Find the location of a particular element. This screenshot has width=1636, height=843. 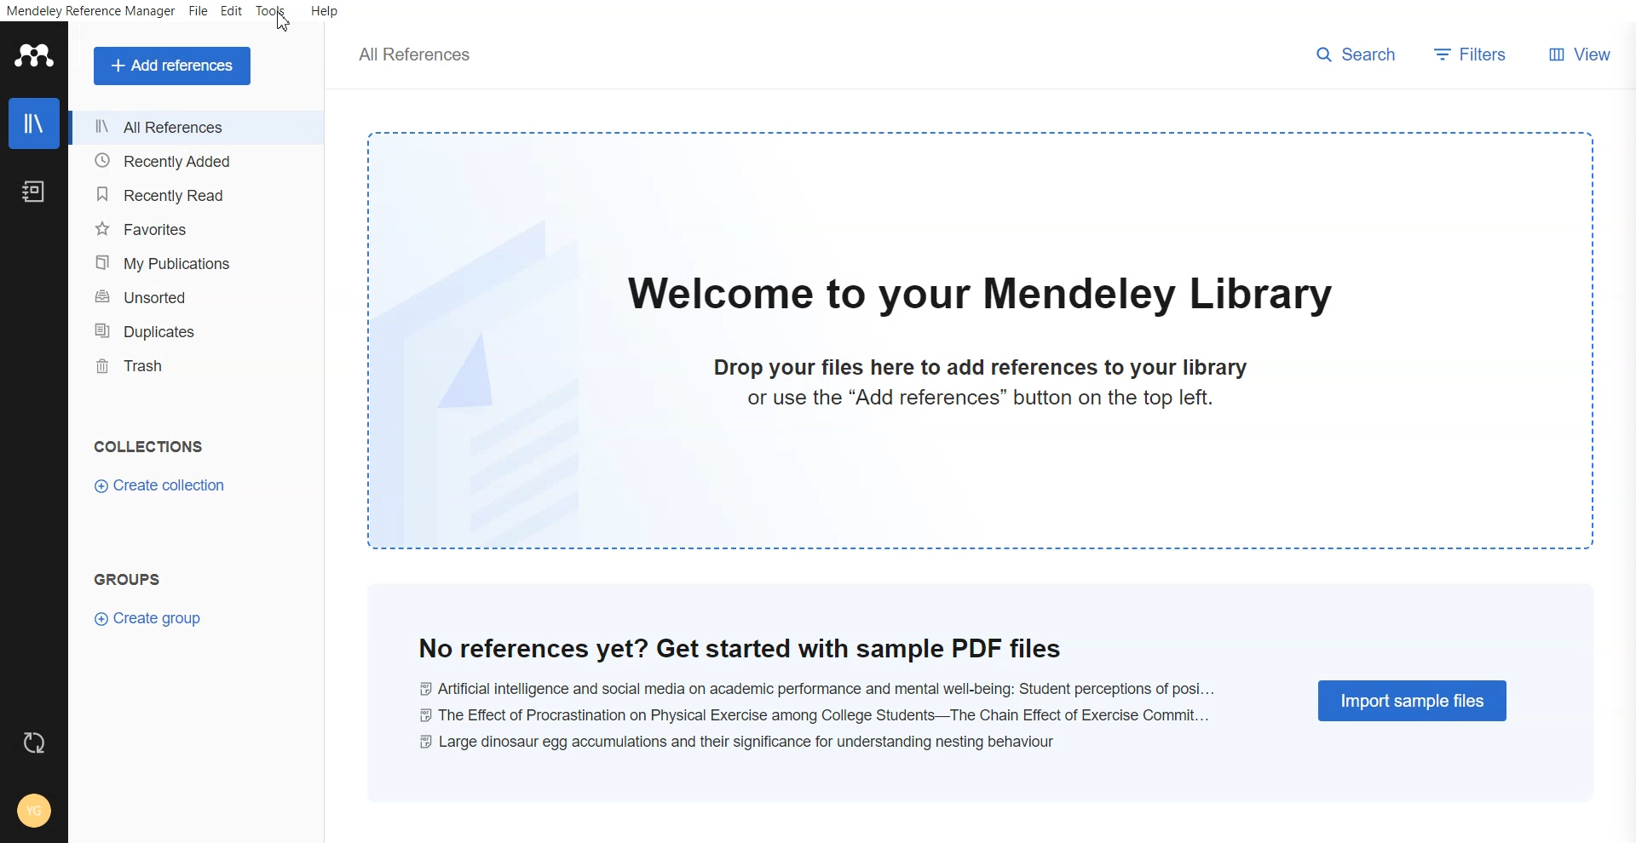

All References is located at coordinates (196, 129).